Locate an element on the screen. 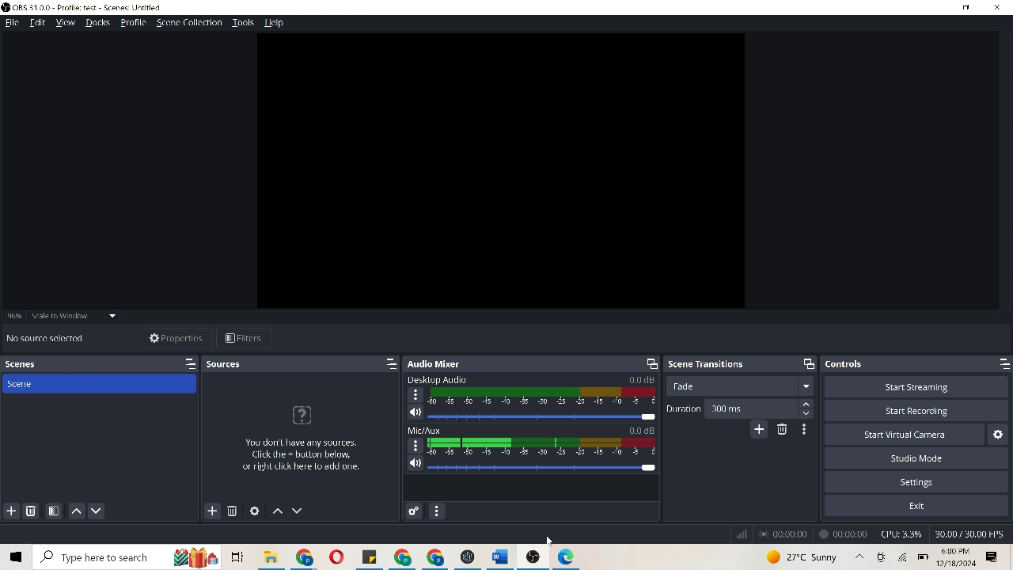  remove is located at coordinates (785, 431).